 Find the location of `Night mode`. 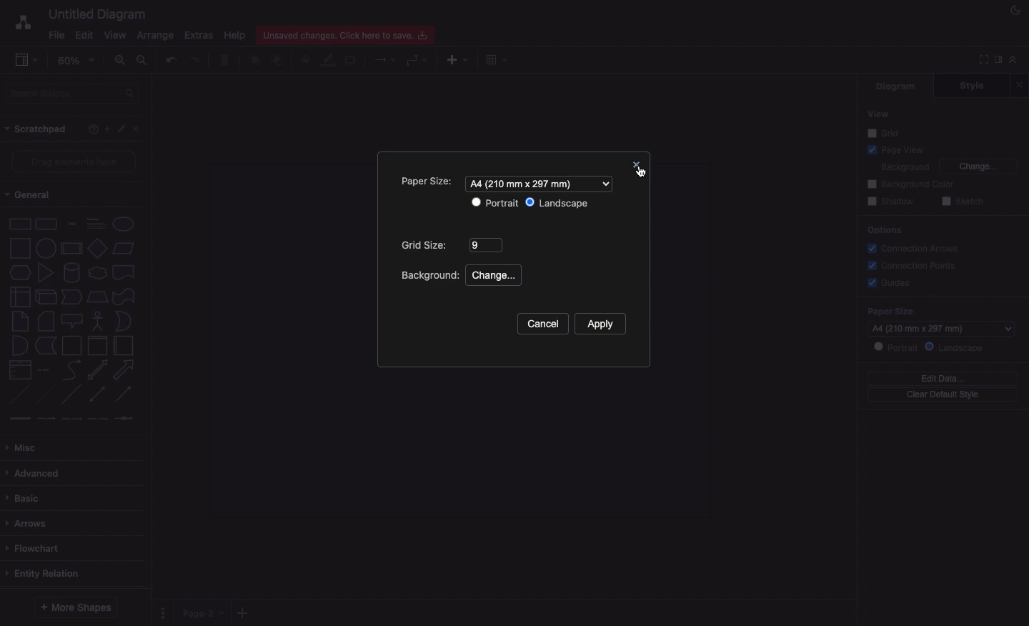

Night mode is located at coordinates (1015, 11).